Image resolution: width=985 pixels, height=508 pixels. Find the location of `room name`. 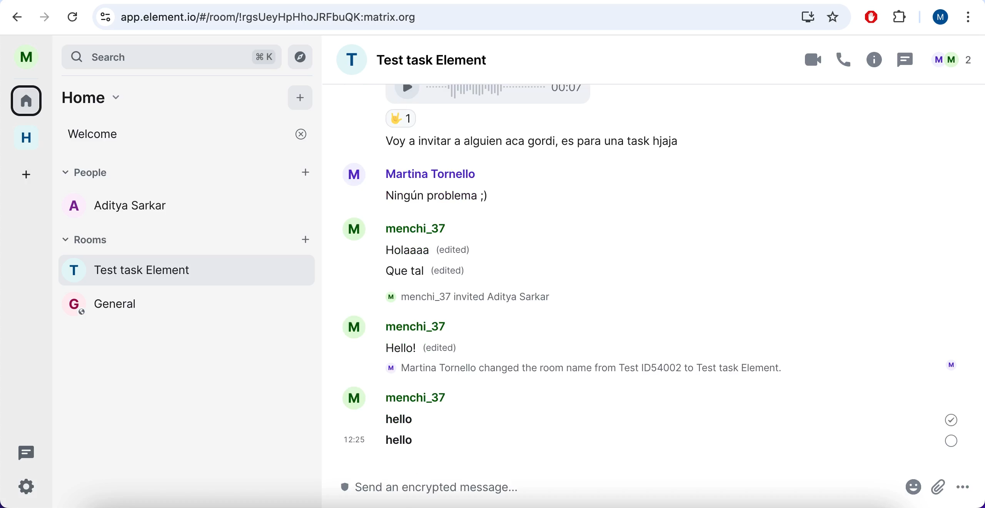

room name is located at coordinates (427, 57).